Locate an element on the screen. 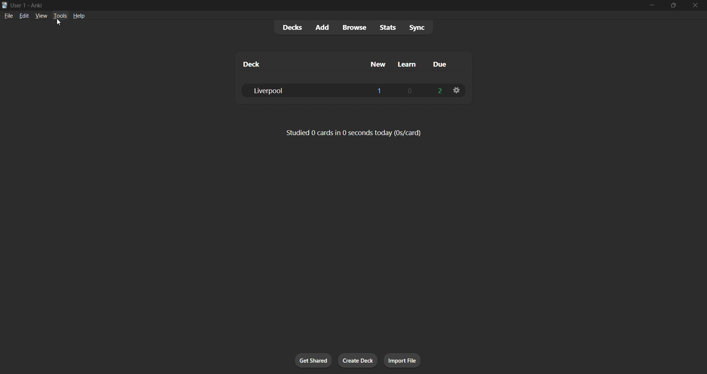 The height and width of the screenshot is (374, 707). maximize/restore is located at coordinates (674, 5).